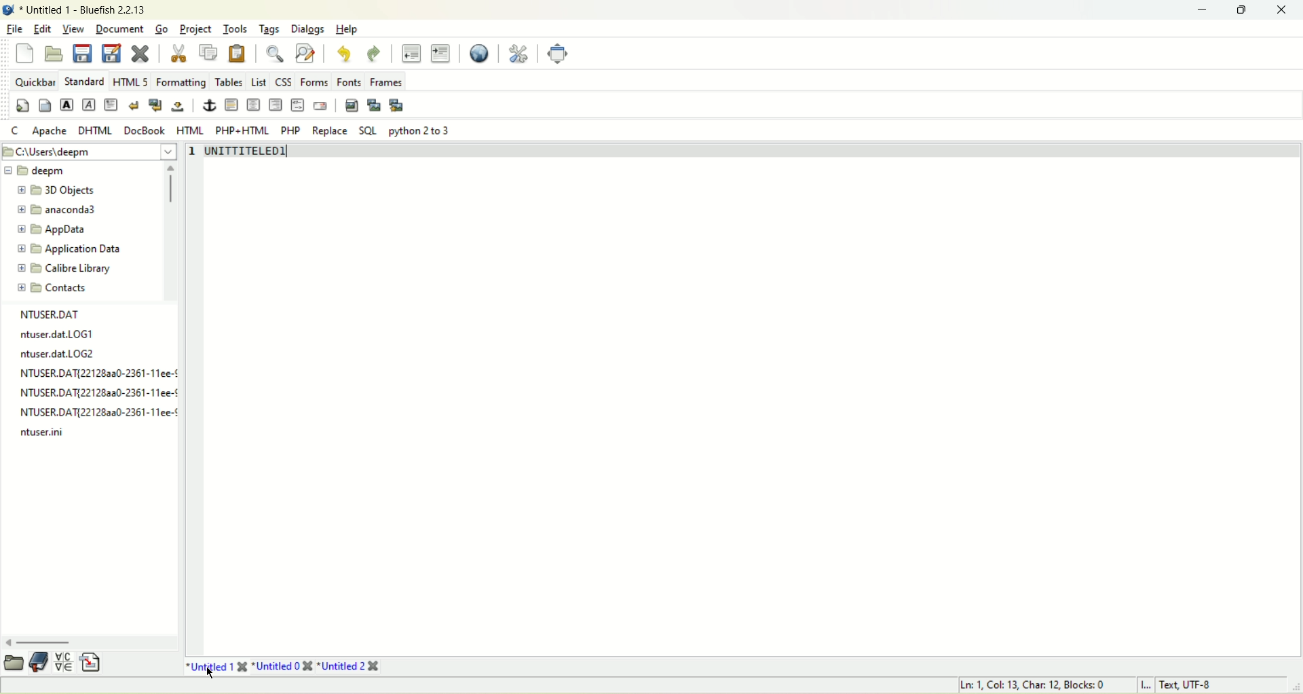  Describe the element at coordinates (62, 663) in the screenshot. I see `insert special character` at that location.